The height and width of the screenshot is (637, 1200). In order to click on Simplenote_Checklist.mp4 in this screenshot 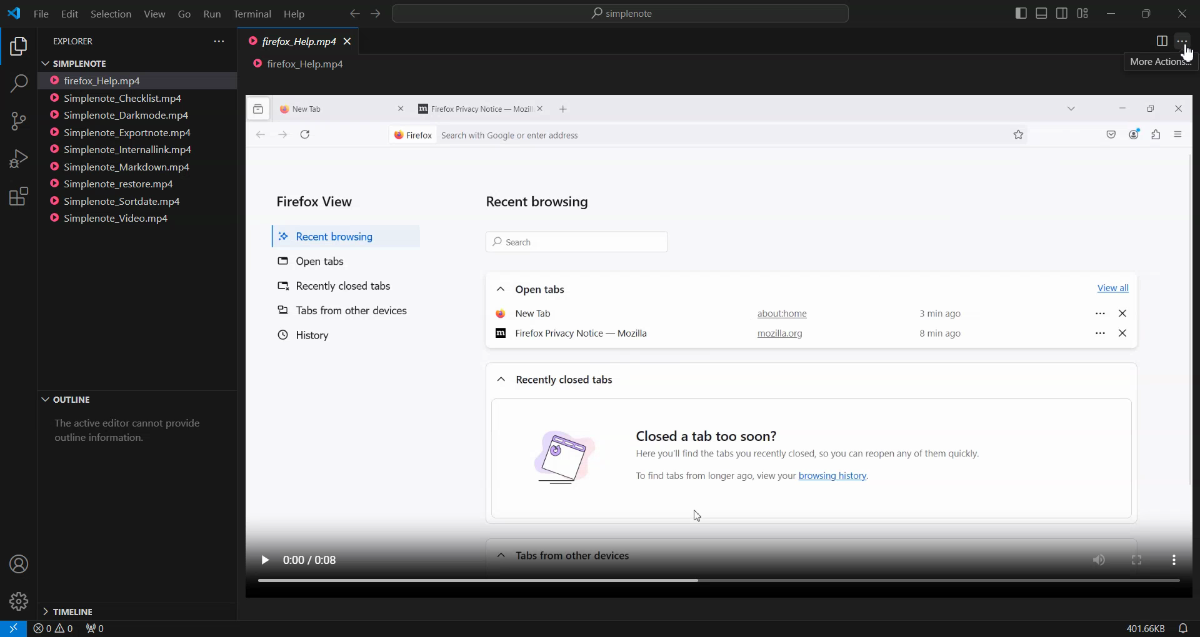, I will do `click(121, 97)`.